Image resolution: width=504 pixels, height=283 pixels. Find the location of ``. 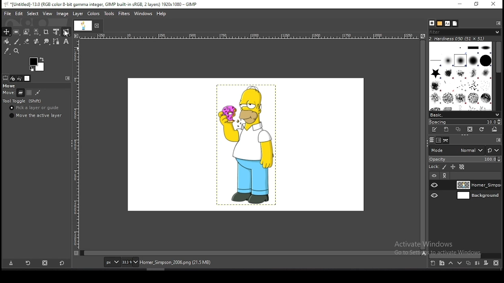

 is located at coordinates (499, 140).